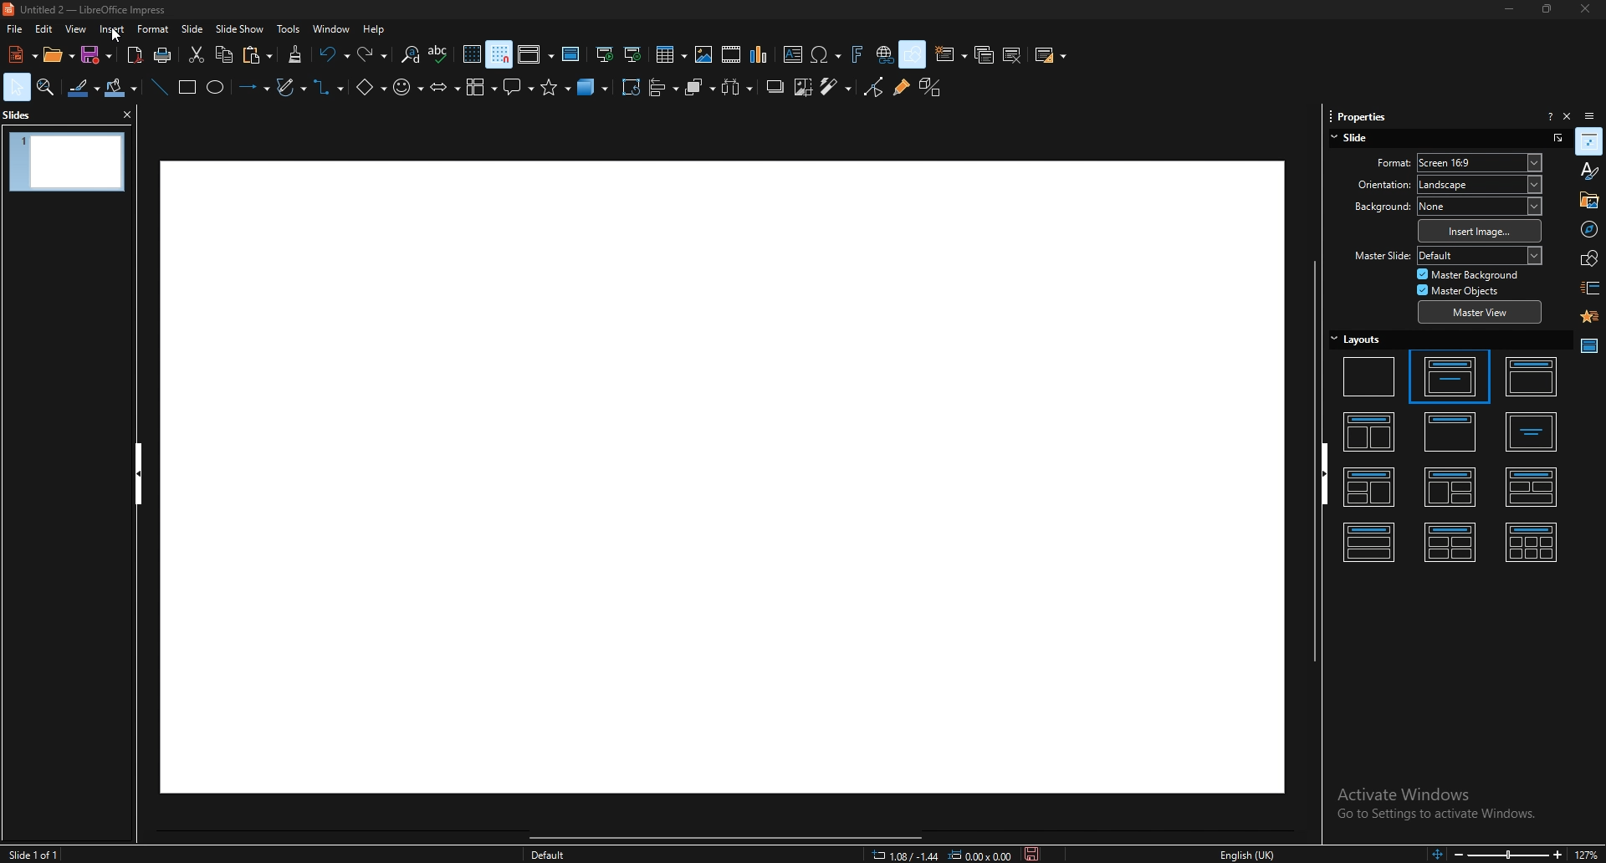  I want to click on lines and arrows, so click(253, 88).